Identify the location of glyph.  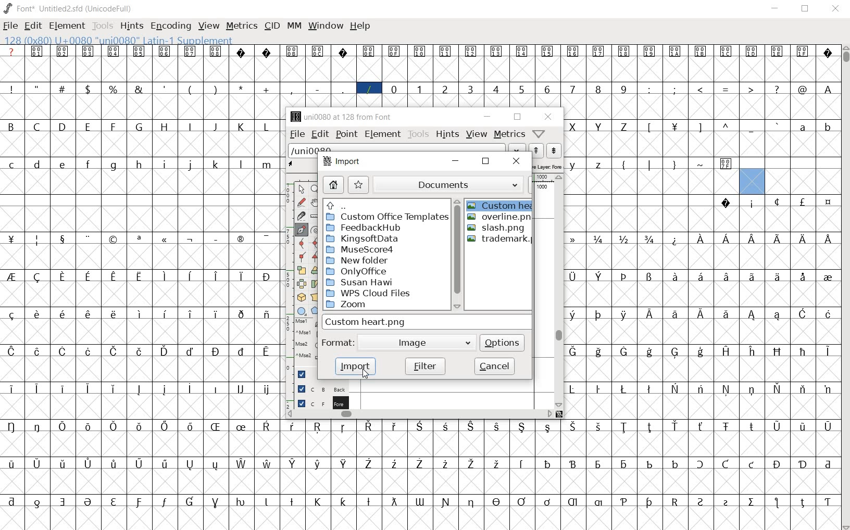
(777, 89).